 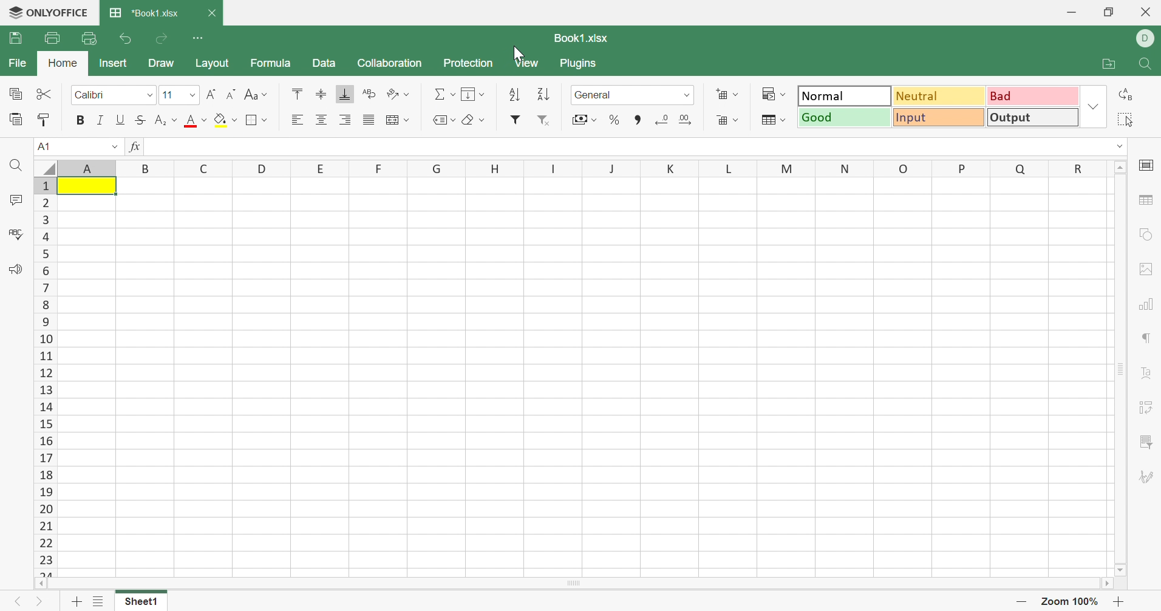 What do you see at coordinates (18, 232) in the screenshot?
I see `Check Spelling` at bounding box center [18, 232].